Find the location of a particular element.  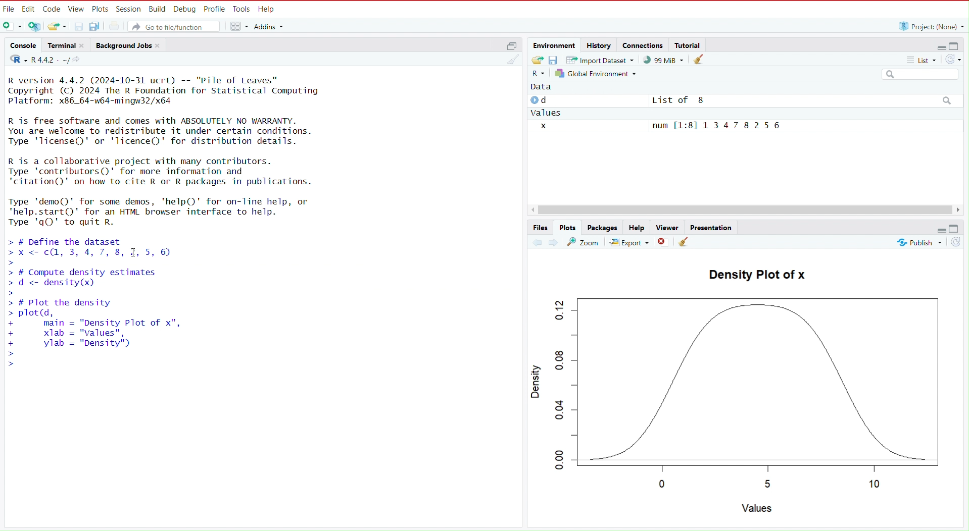

project: (None) is located at coordinates (931, 26).